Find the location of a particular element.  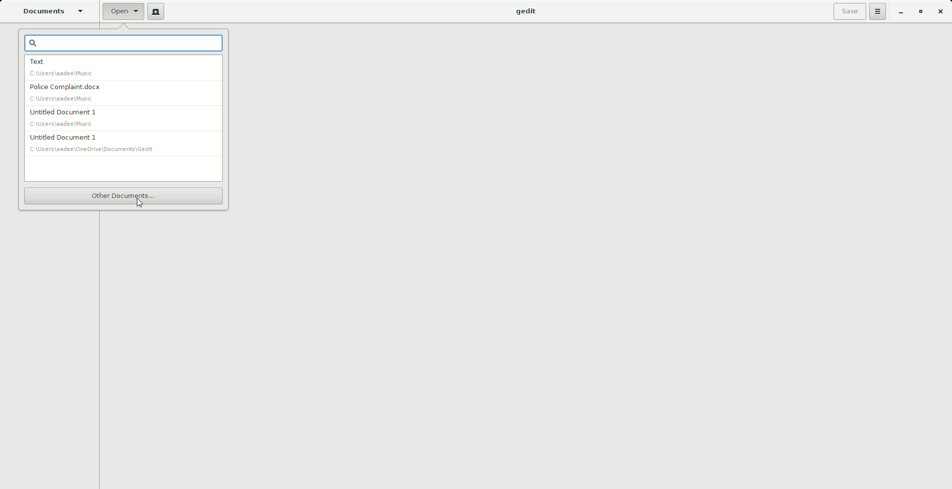

Options is located at coordinates (881, 11).